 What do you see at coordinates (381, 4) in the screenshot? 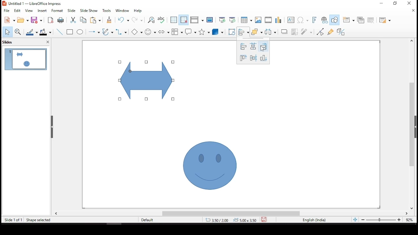
I see `restore` at bounding box center [381, 4].